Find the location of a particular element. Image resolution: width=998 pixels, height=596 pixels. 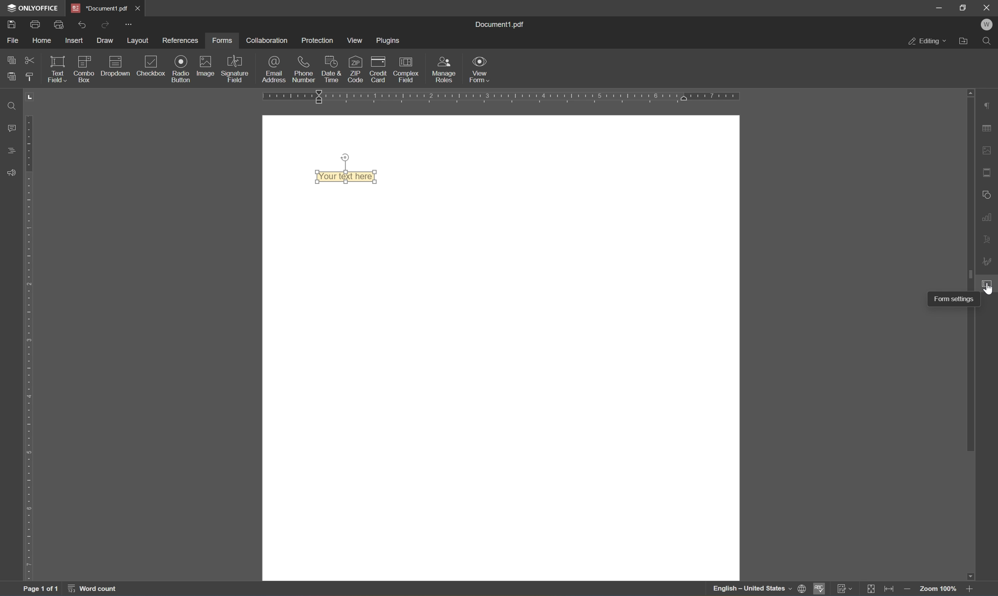

text field is located at coordinates (59, 69).